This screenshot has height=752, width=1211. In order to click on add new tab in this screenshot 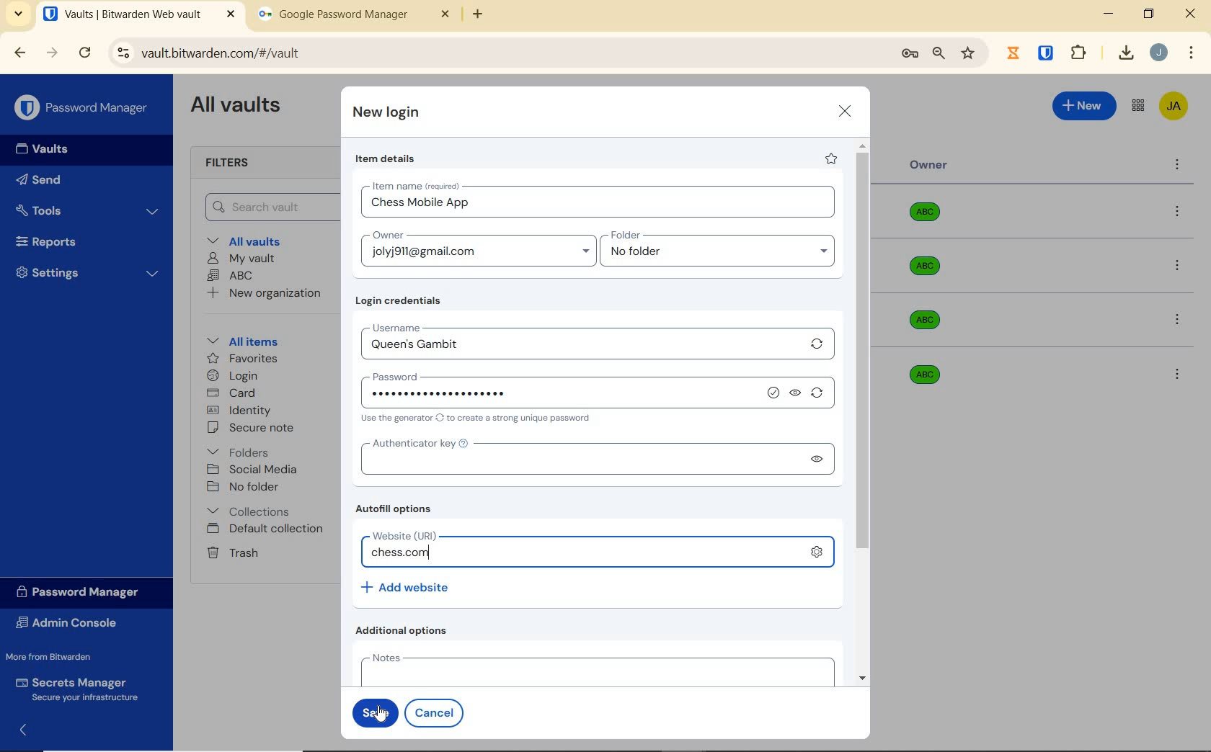, I will do `click(489, 18)`.